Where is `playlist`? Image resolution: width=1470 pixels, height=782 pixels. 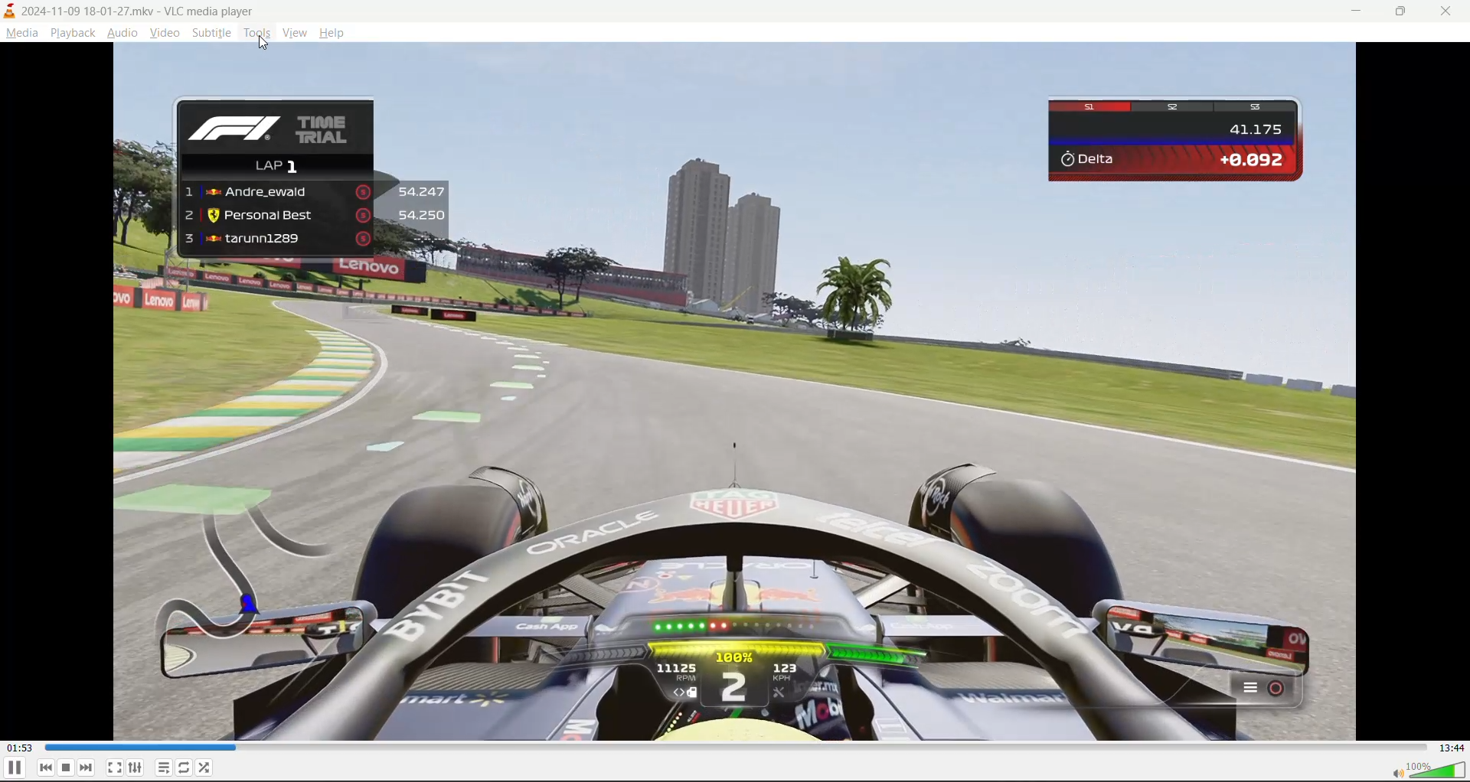 playlist is located at coordinates (164, 767).